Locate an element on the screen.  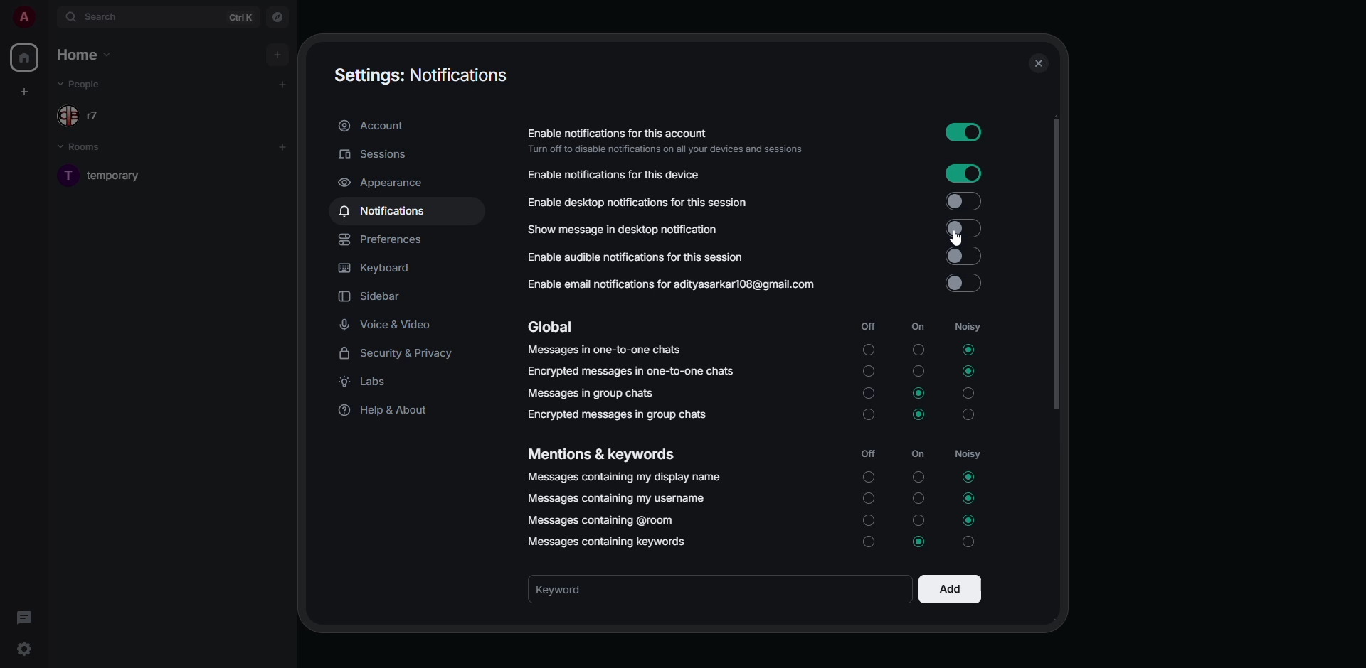
off is located at coordinates (869, 454).